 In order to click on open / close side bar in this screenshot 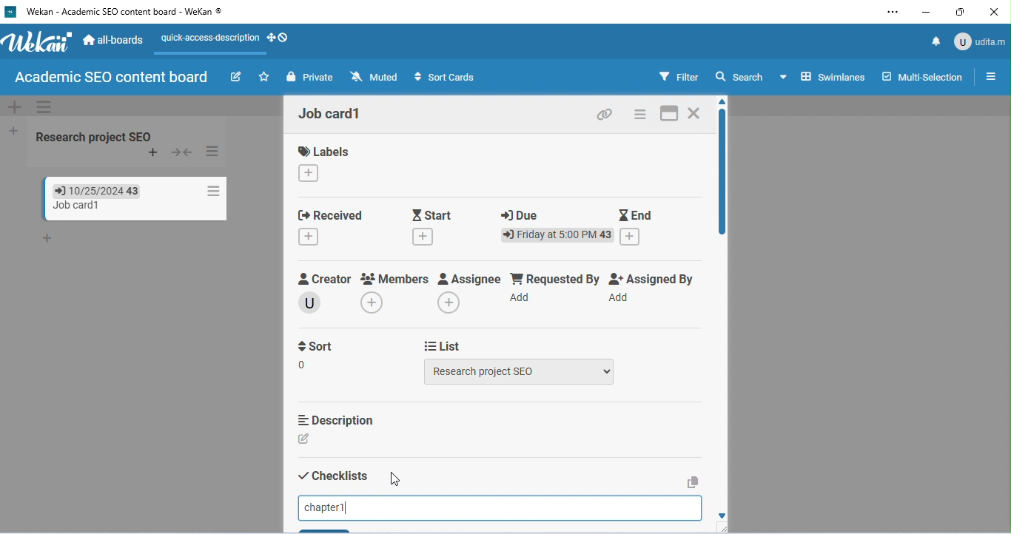, I will do `click(990, 75)`.